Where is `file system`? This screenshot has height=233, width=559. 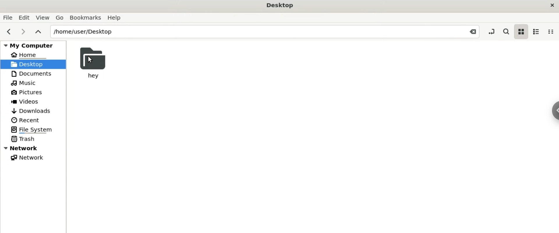 file system is located at coordinates (34, 130).